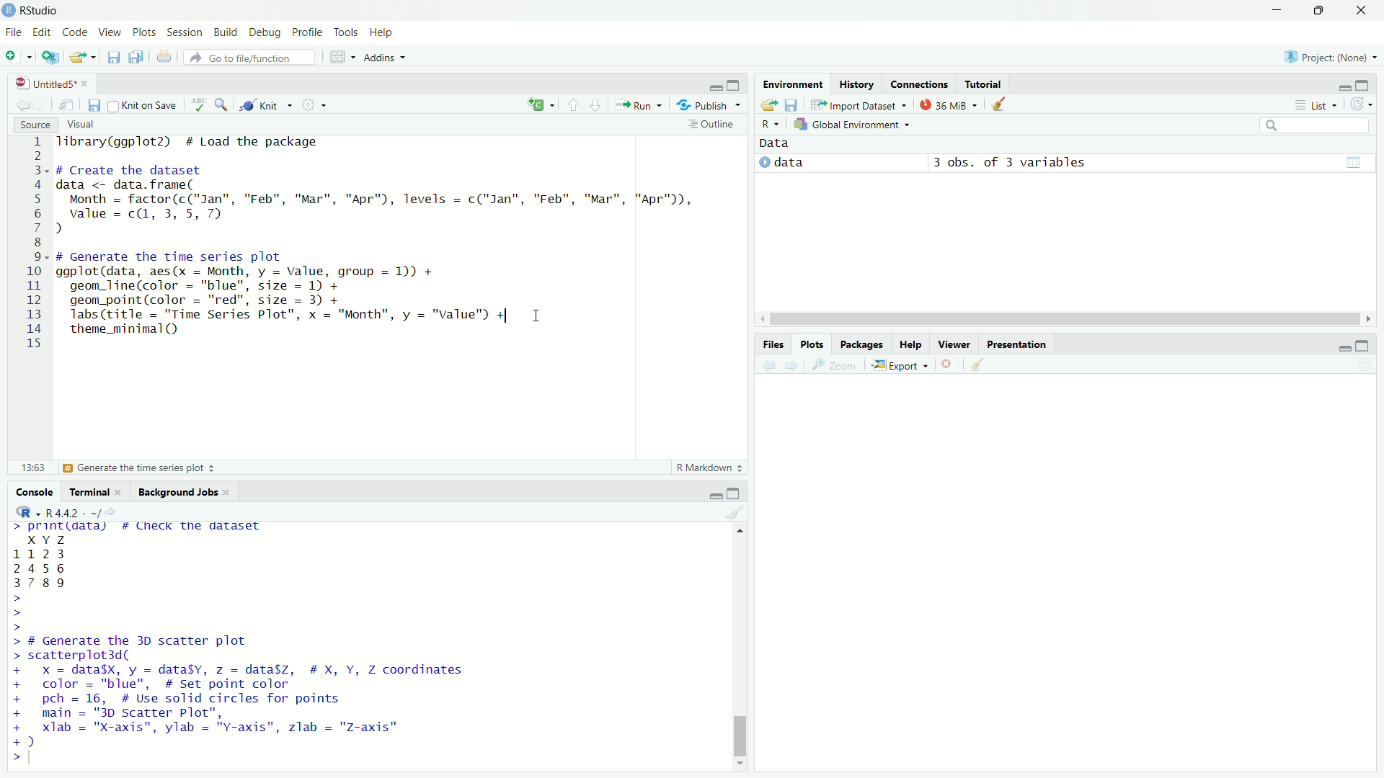 Image resolution: width=1384 pixels, height=778 pixels. I want to click on save current document, so click(114, 57).